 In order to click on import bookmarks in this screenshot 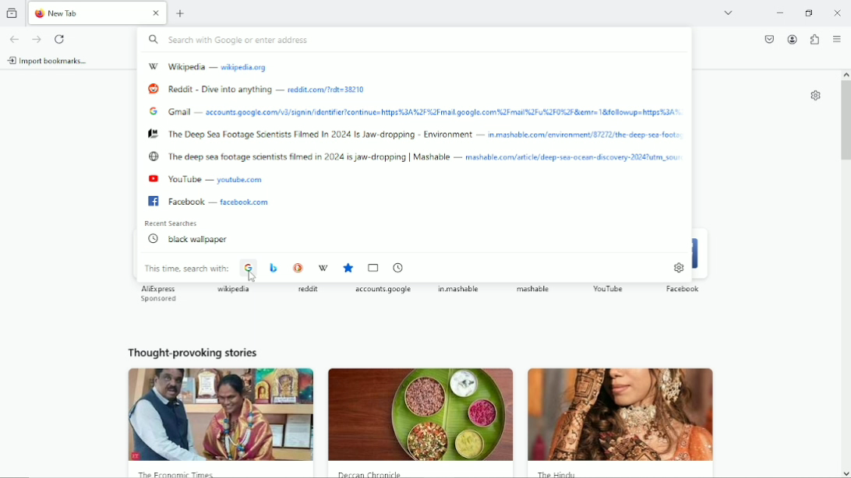, I will do `click(49, 60)`.